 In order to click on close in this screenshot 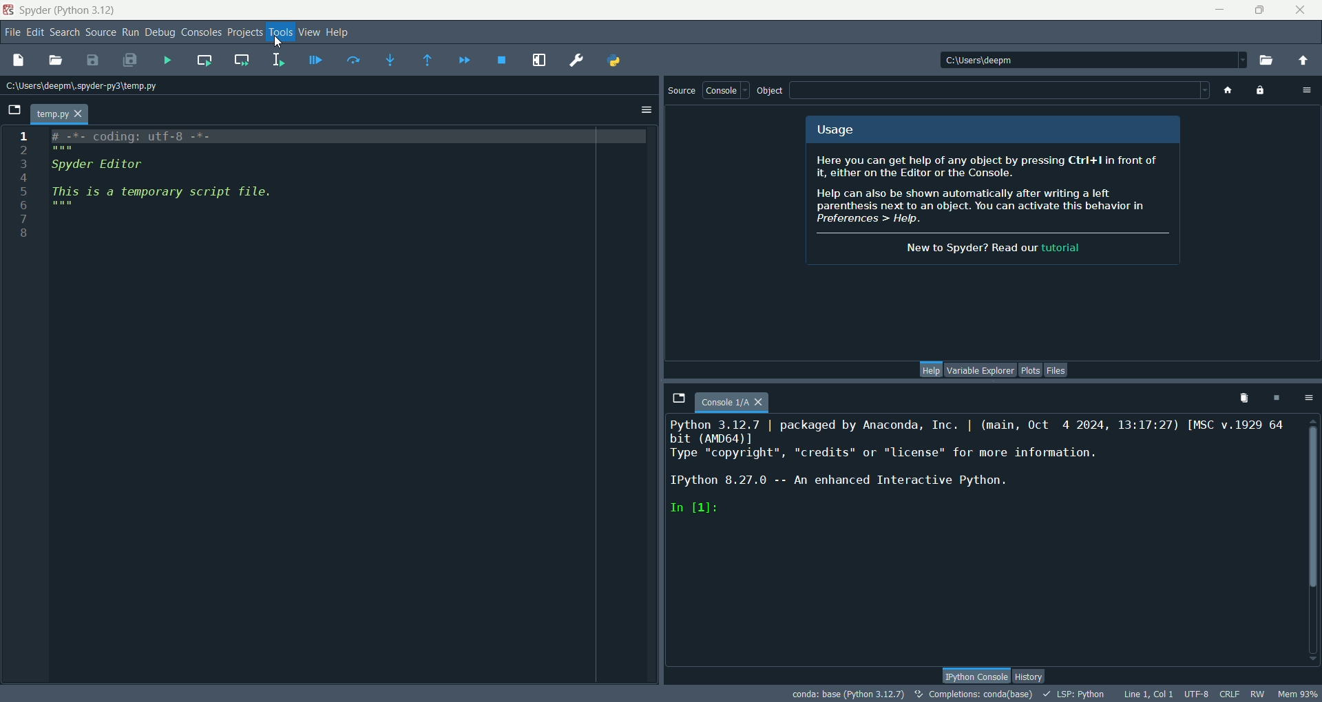, I will do `click(1301, 10)`.